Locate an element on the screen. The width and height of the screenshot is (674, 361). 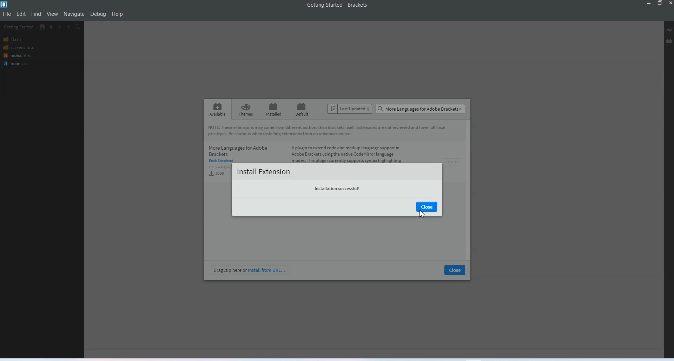
Main css is located at coordinates (25, 64).